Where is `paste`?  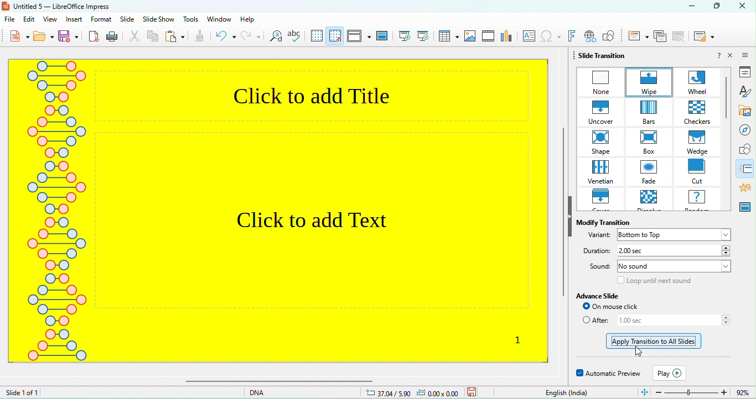
paste is located at coordinates (178, 38).